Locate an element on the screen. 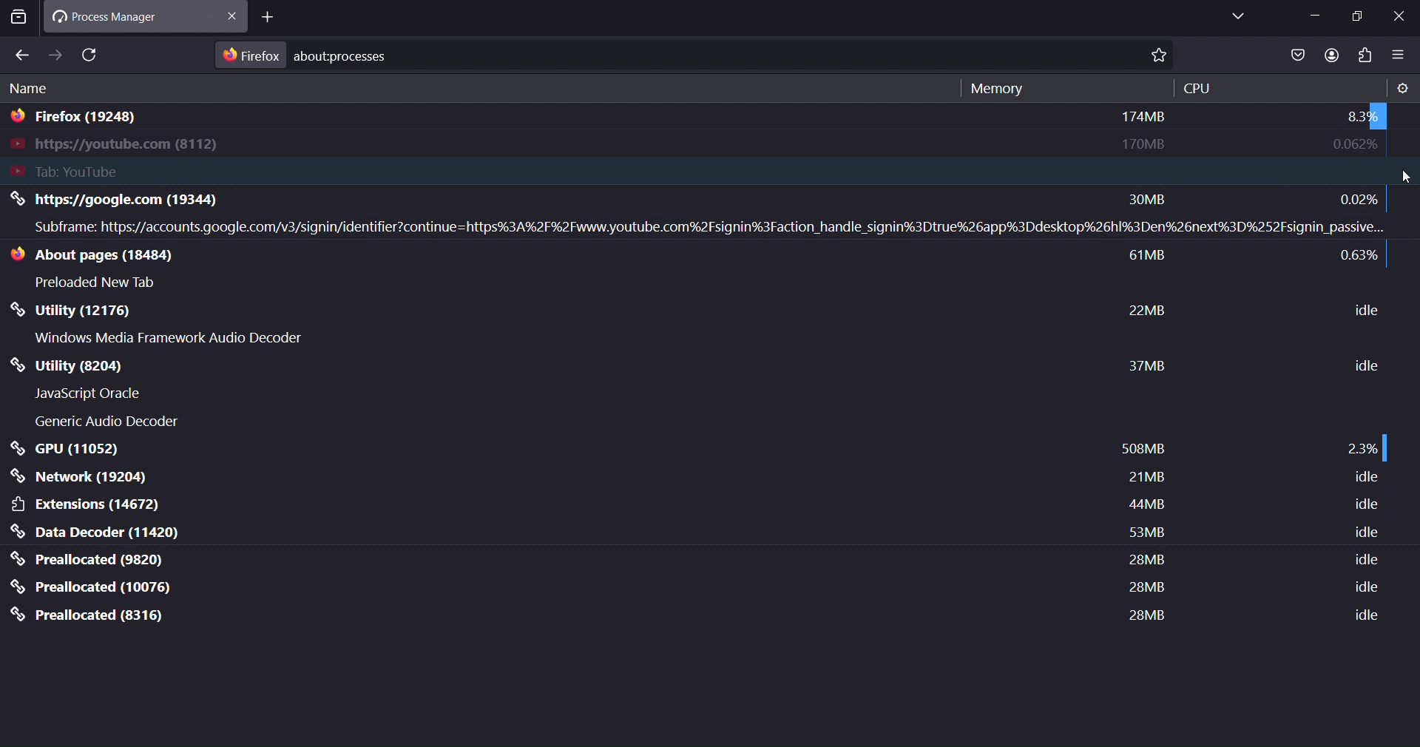 Image resolution: width=1420 pixels, height=747 pixels. account is located at coordinates (1328, 55).